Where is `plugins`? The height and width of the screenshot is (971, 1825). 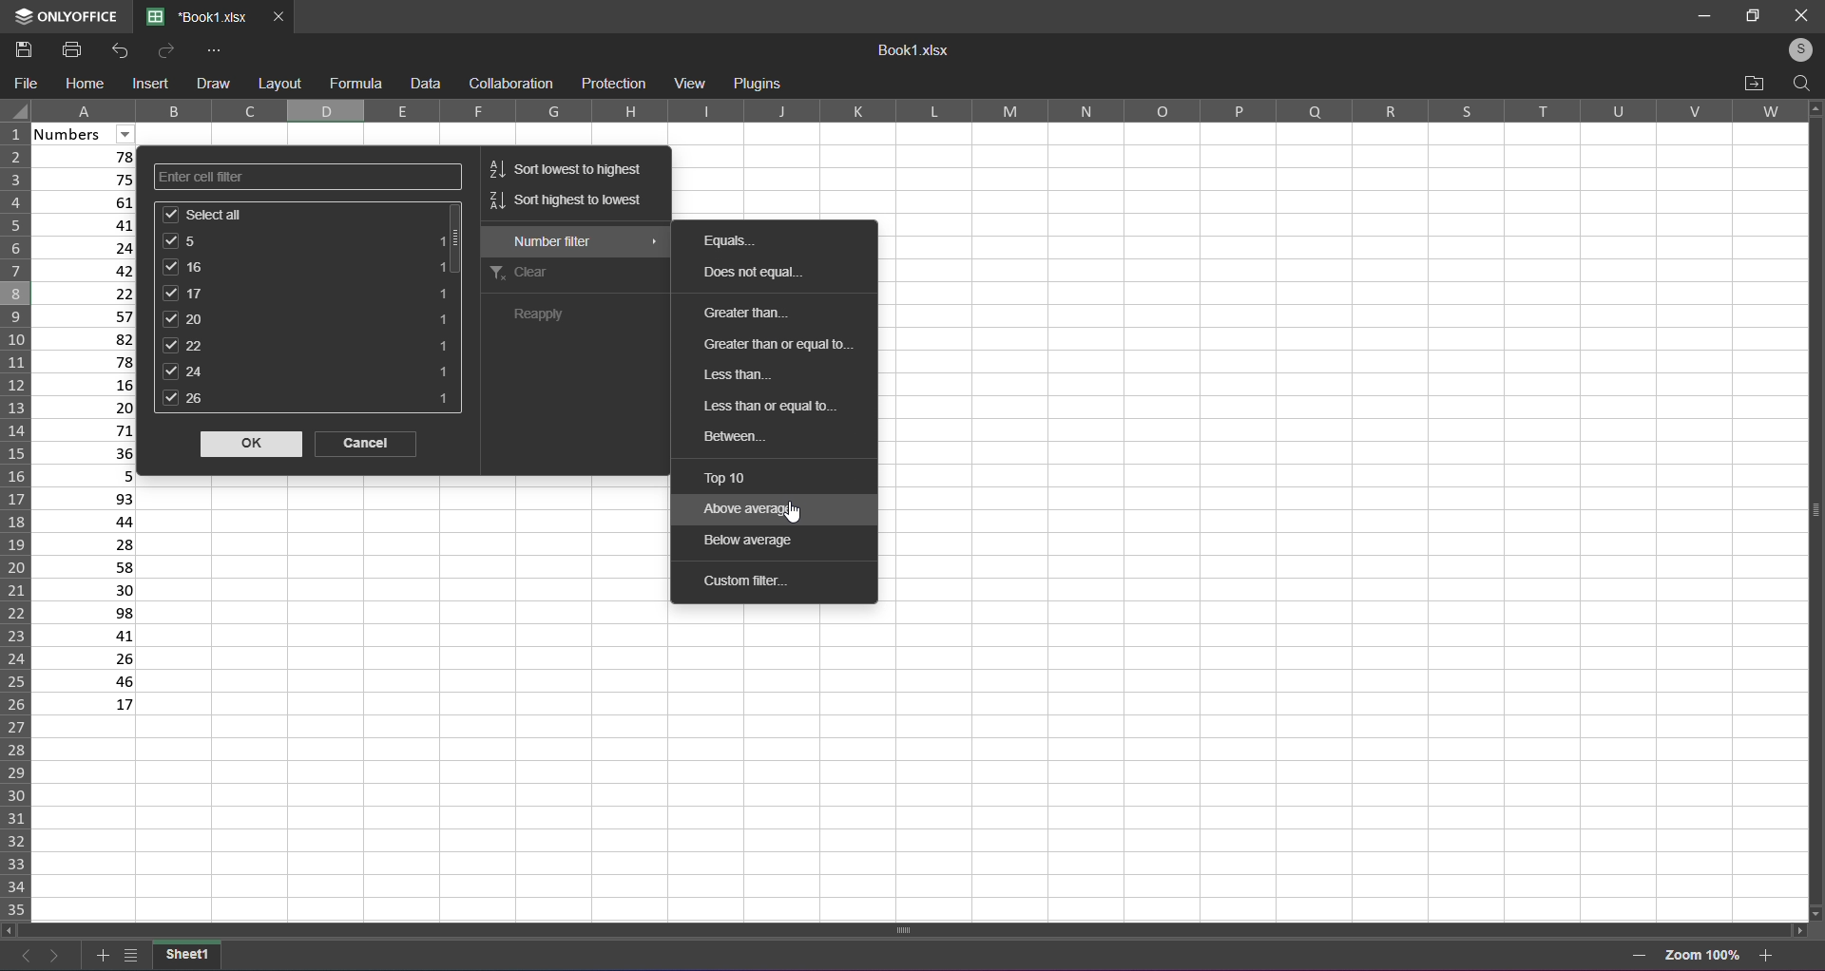 plugins is located at coordinates (758, 85).